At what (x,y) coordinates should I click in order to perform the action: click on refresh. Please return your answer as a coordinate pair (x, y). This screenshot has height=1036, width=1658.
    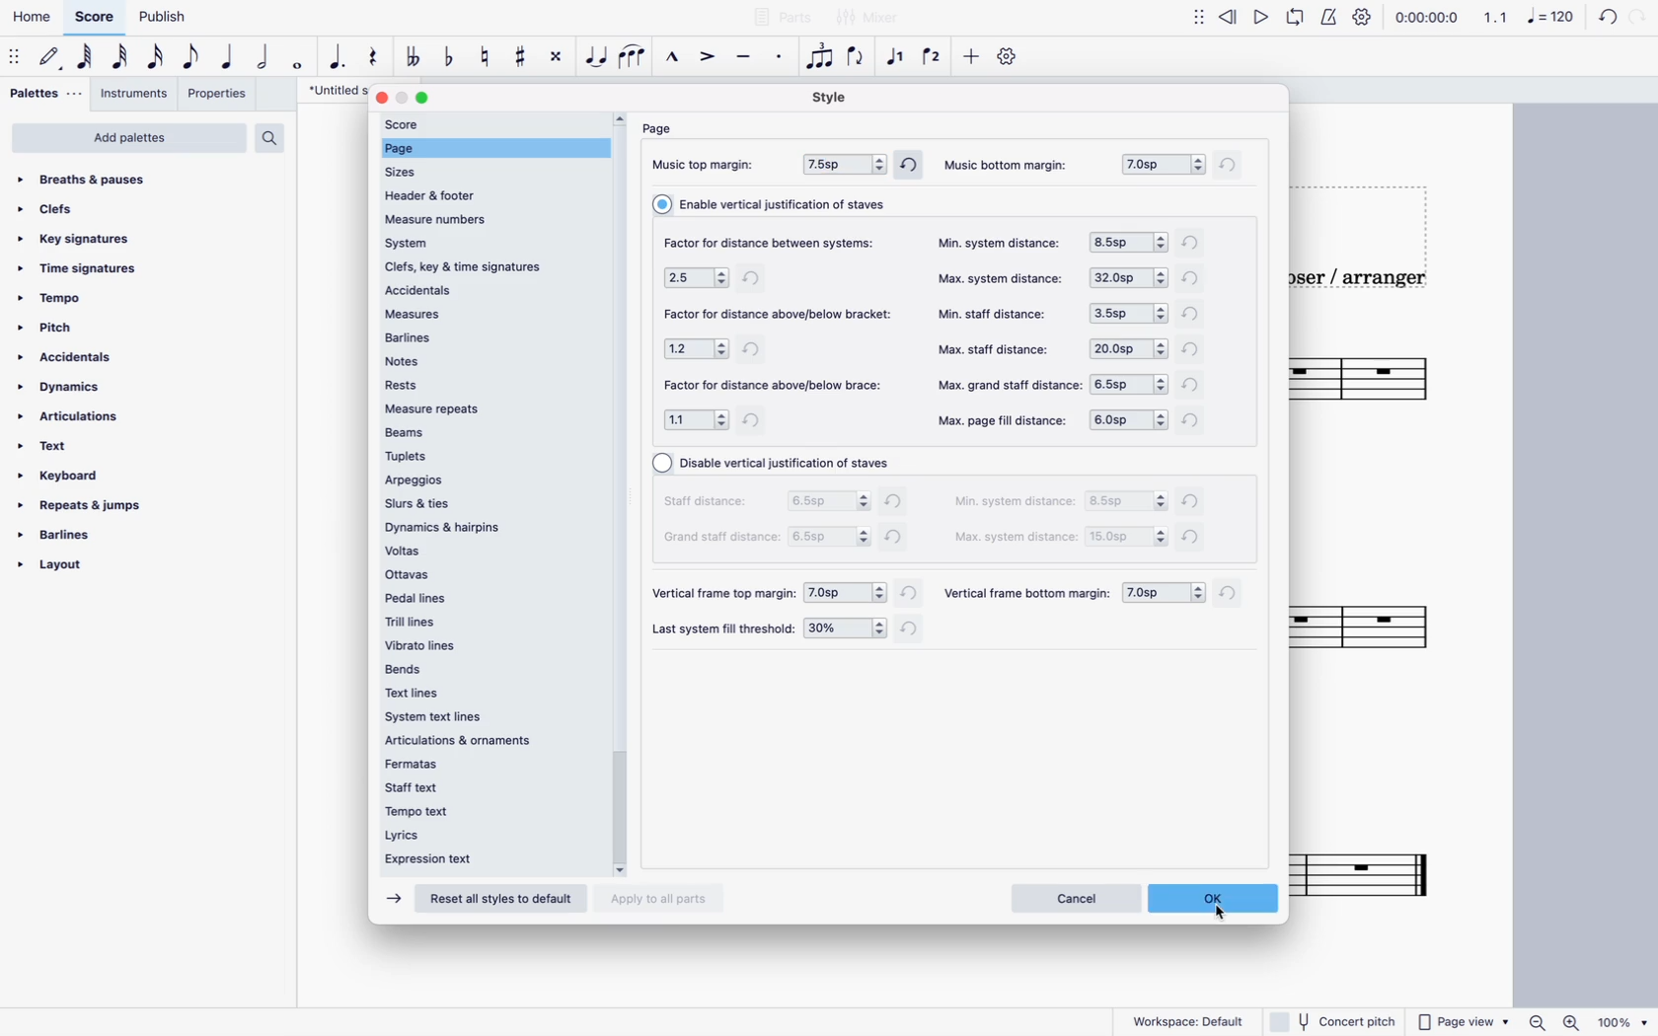
    Looking at the image, I should click on (916, 630).